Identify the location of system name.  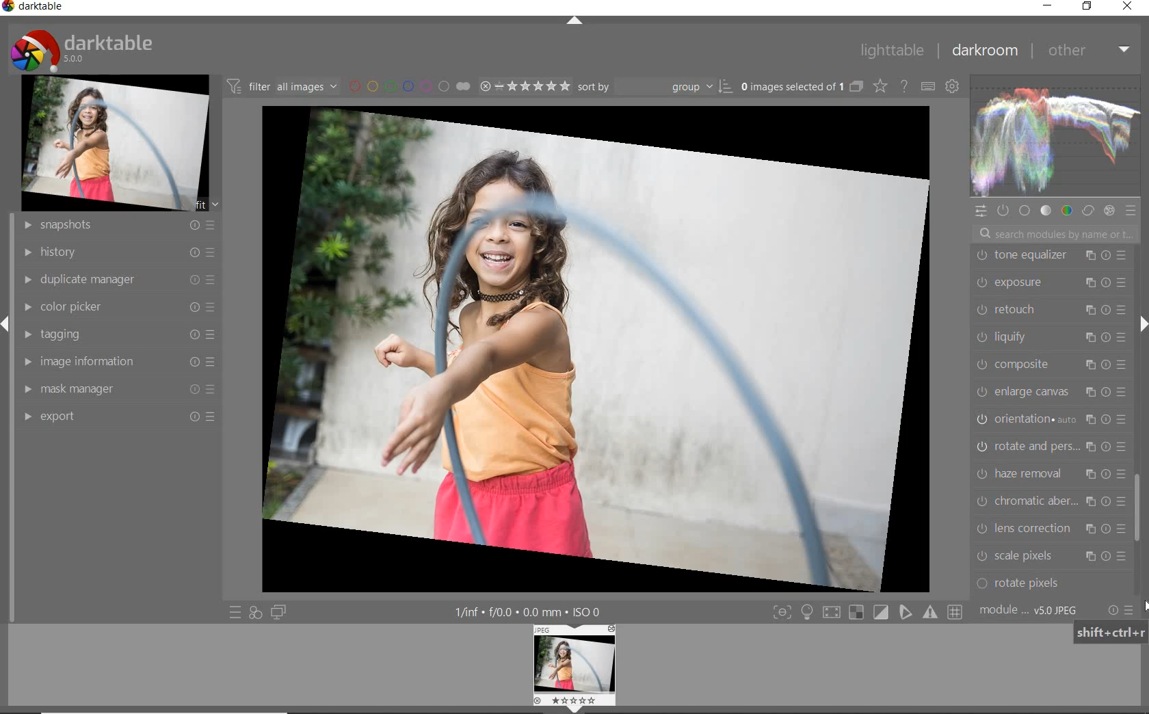
(34, 8).